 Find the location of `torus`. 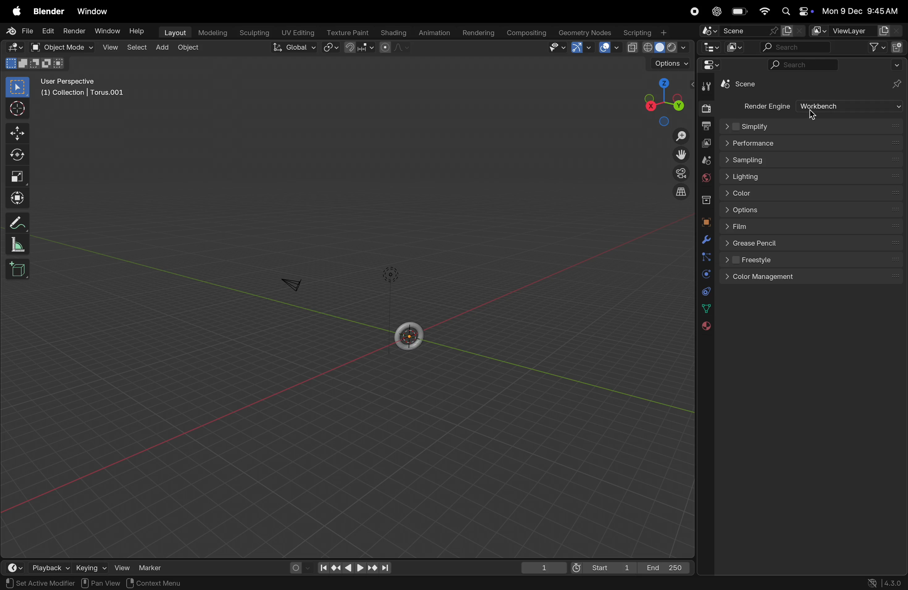

torus is located at coordinates (409, 334).